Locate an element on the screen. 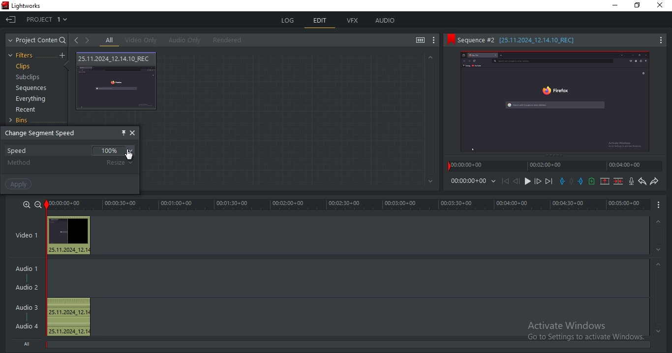 This screenshot has height=353, width=672. nudge one frame forward is located at coordinates (537, 181).